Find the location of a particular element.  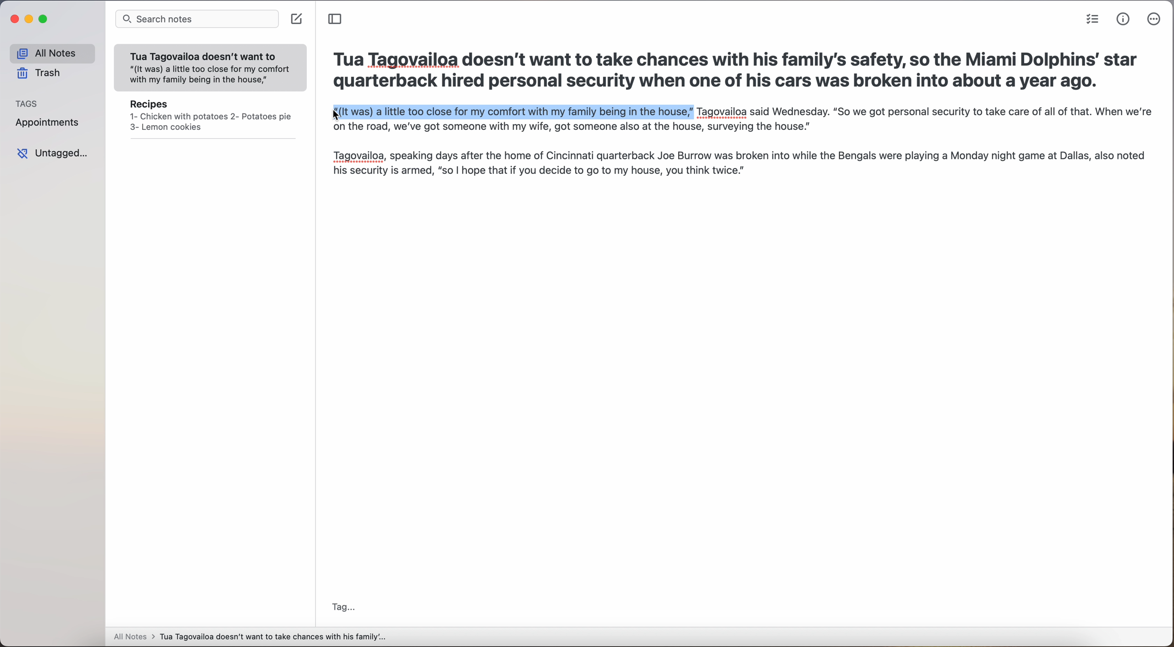

appointments is located at coordinates (51, 123).